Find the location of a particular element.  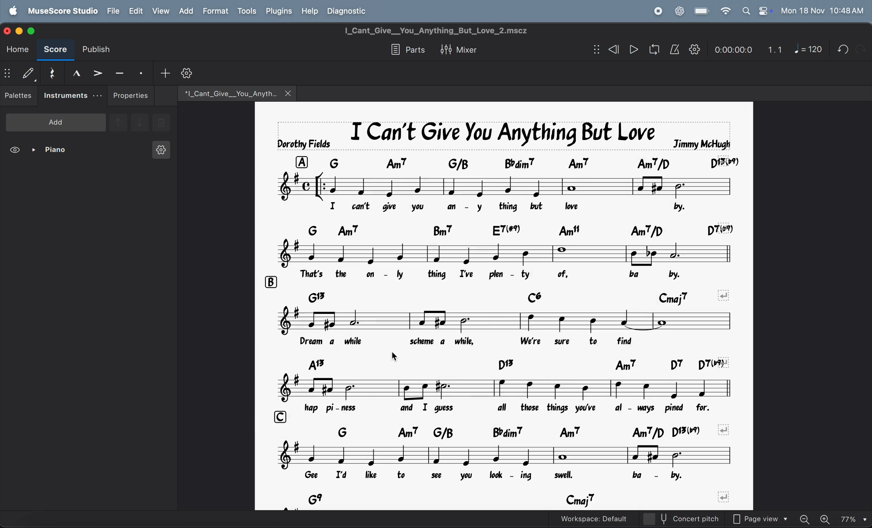

instrument settings is located at coordinates (160, 152).